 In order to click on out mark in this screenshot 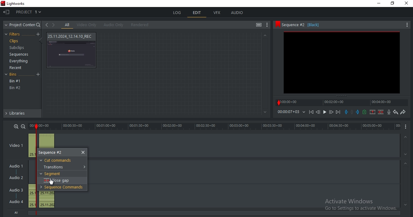, I will do `click(37, 127)`.